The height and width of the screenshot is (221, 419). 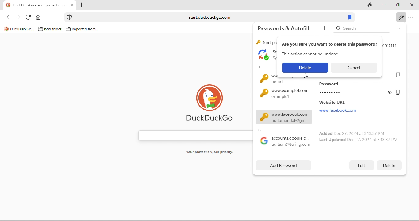 I want to click on bookmark, so click(x=349, y=17).